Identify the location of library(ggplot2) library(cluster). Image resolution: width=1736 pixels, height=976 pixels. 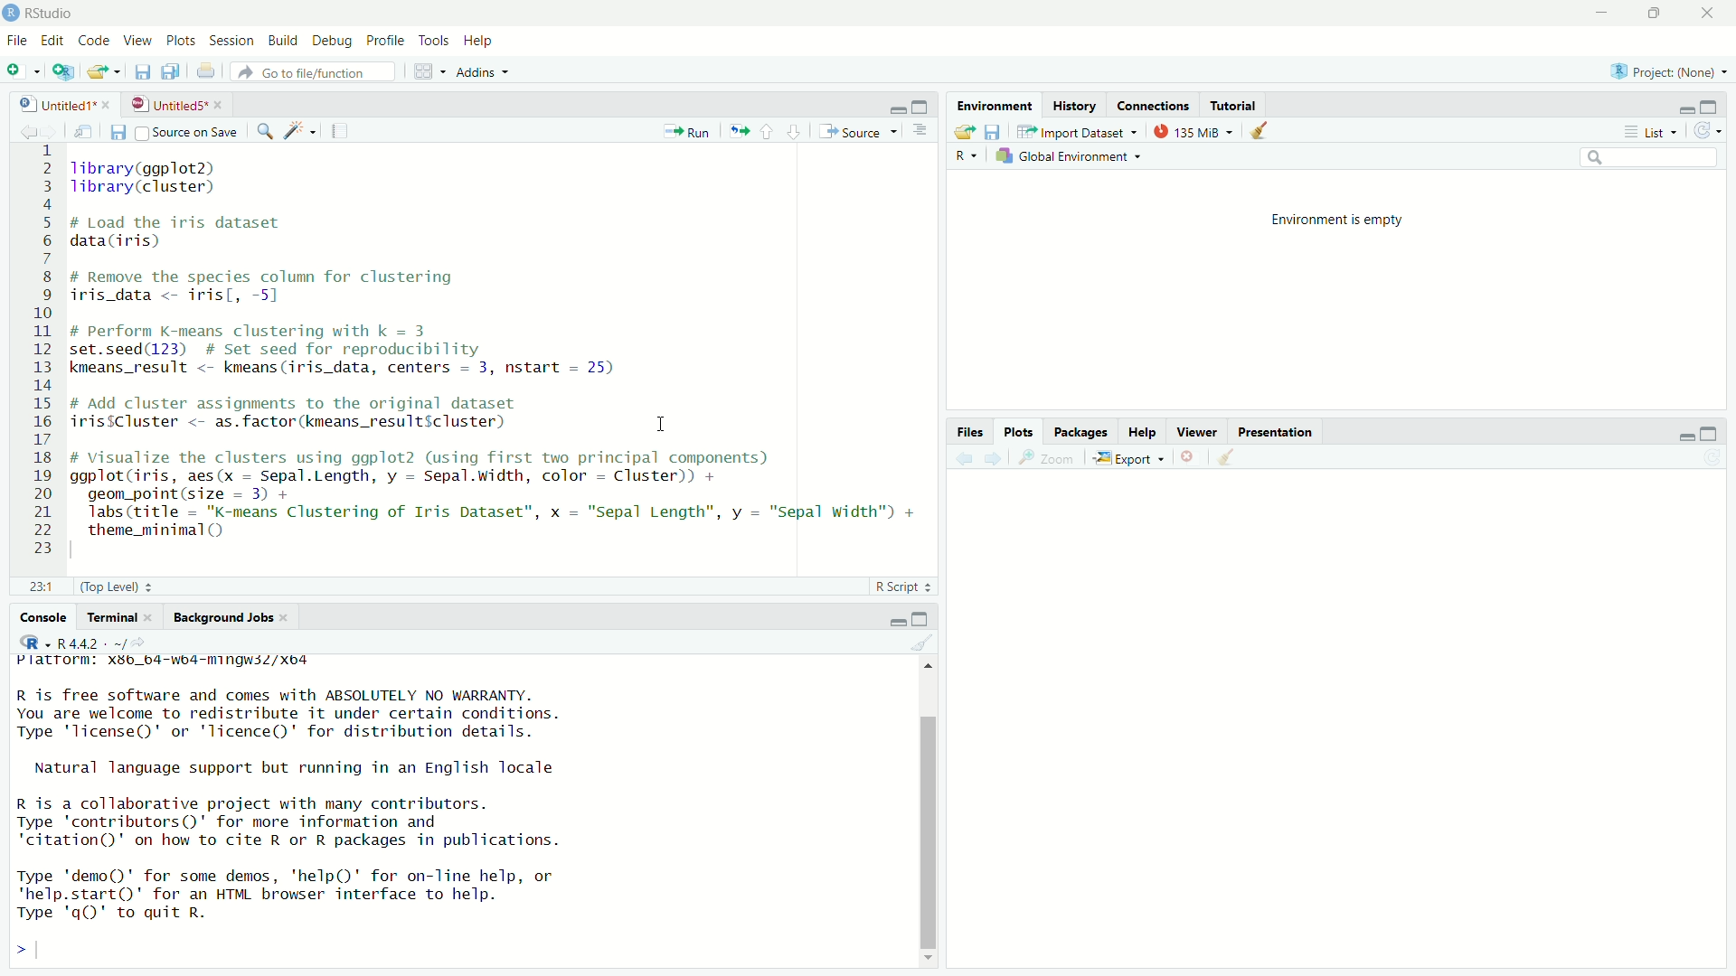
(176, 177).